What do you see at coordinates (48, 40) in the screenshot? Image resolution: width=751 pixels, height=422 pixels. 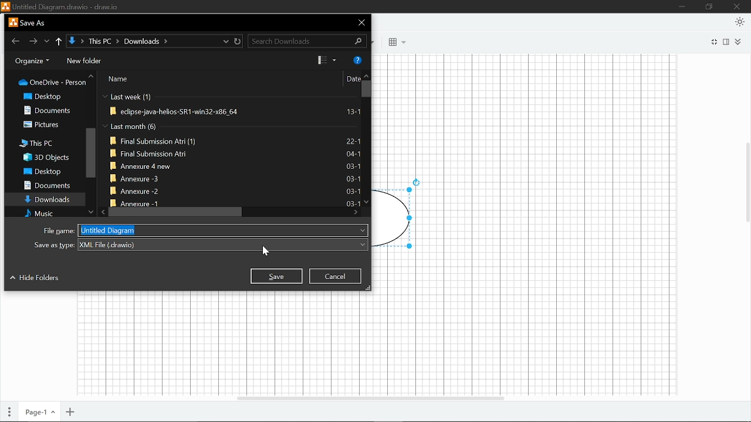 I see `Previous locations` at bounding box center [48, 40].